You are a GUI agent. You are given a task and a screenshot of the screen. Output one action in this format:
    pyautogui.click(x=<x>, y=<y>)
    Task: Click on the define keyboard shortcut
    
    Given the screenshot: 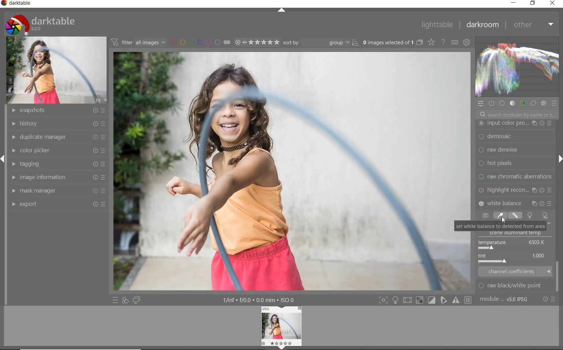 What is the action you would take?
    pyautogui.click(x=454, y=42)
    